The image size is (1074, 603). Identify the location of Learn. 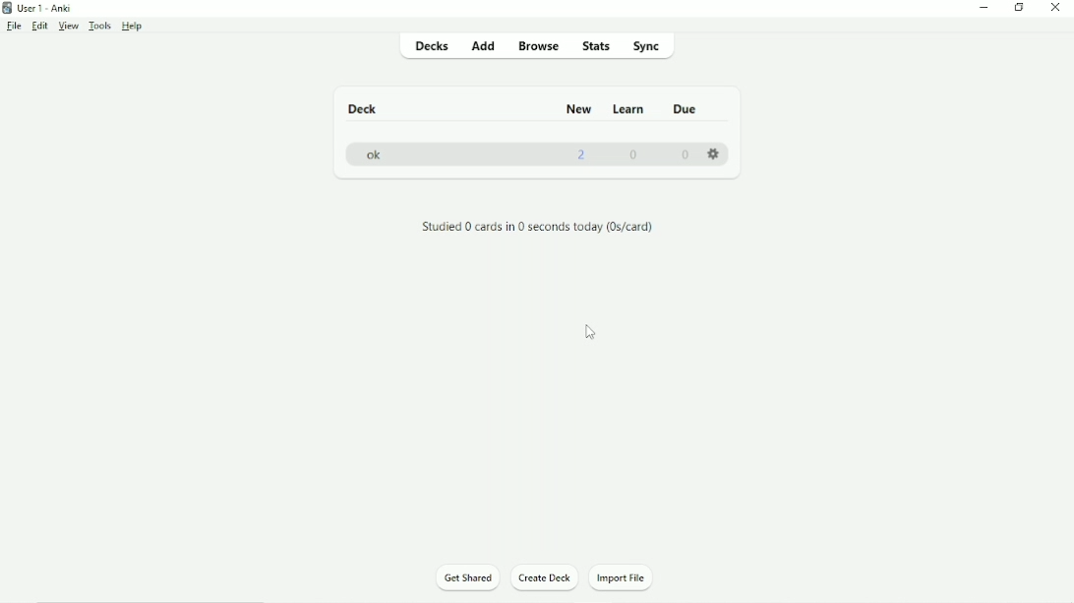
(630, 109).